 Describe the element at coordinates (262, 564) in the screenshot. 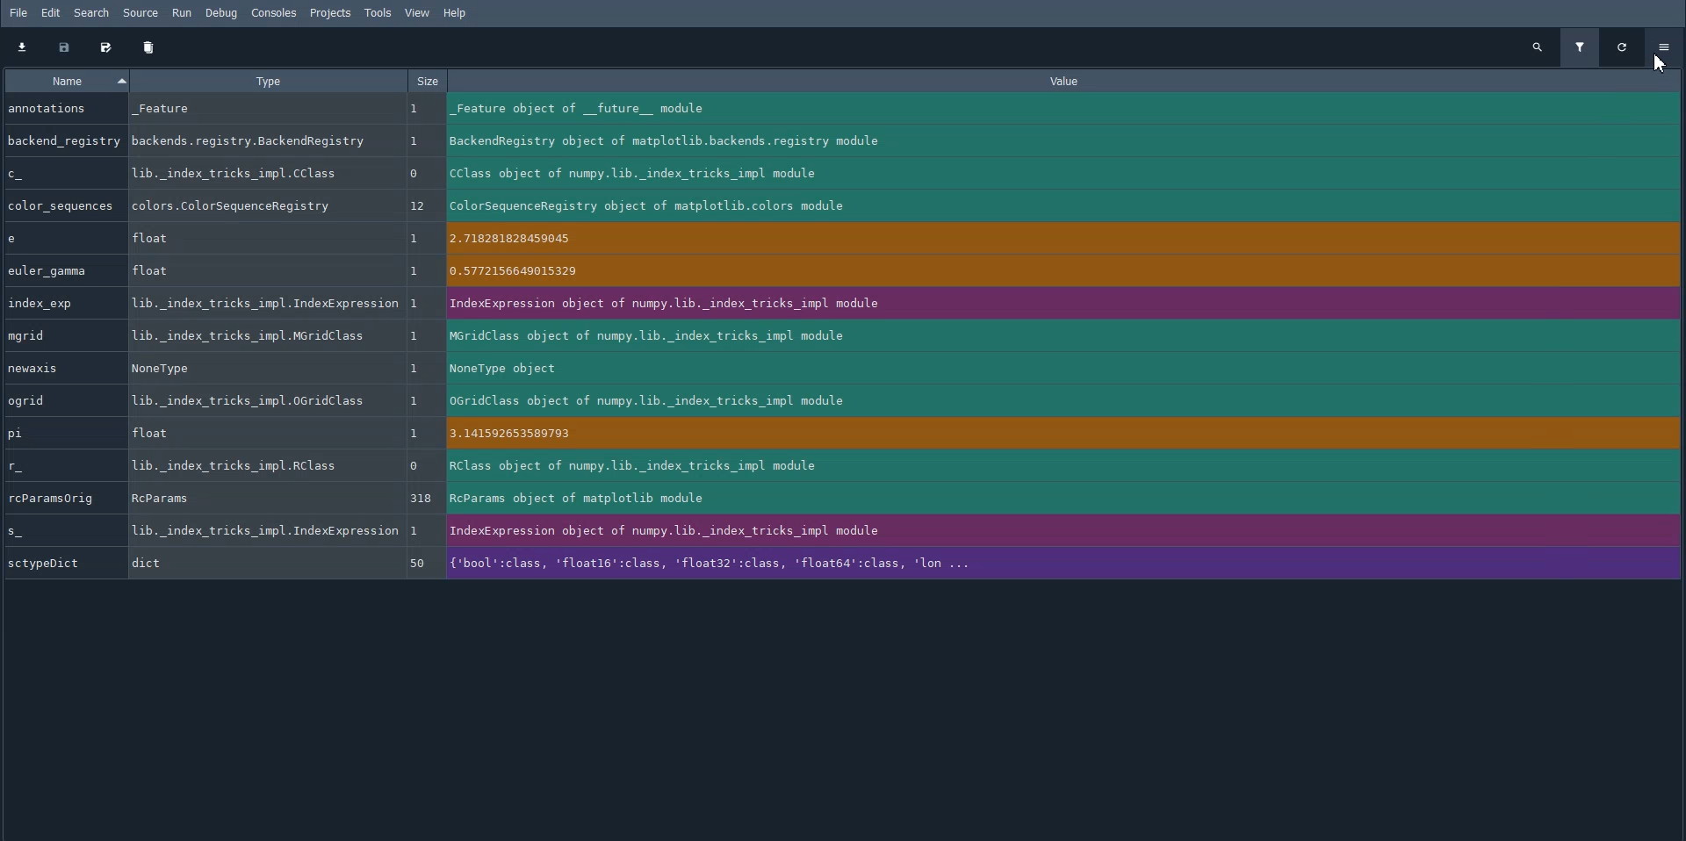

I see `dict` at that location.